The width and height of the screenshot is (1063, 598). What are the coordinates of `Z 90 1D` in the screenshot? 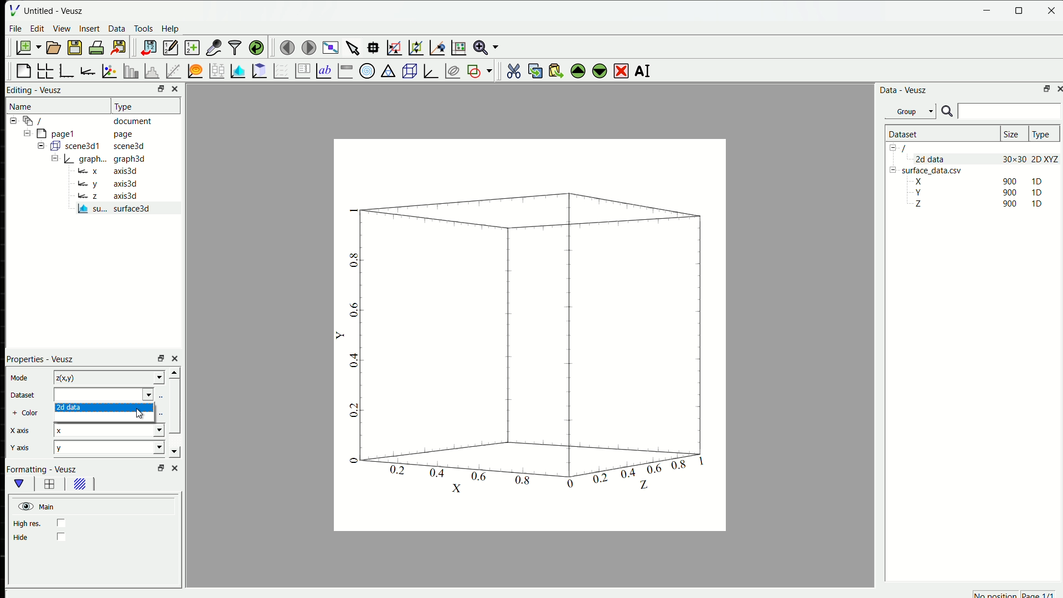 It's located at (975, 204).